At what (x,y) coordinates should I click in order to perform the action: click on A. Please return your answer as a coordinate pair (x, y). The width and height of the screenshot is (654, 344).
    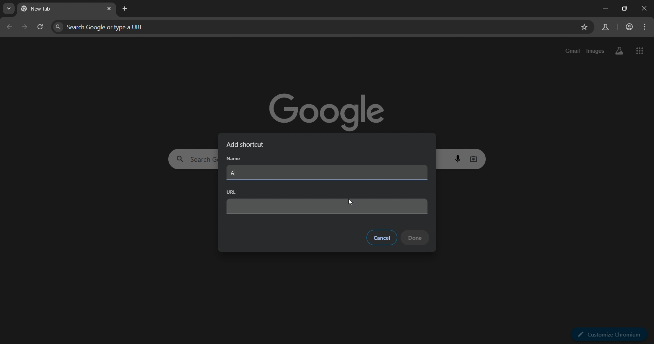
    Looking at the image, I should click on (233, 173).